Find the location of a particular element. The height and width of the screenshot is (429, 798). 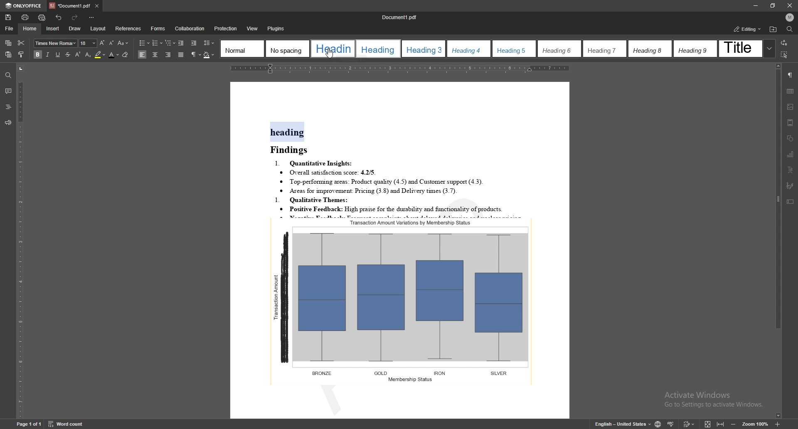

cursor is located at coordinates (328, 53).